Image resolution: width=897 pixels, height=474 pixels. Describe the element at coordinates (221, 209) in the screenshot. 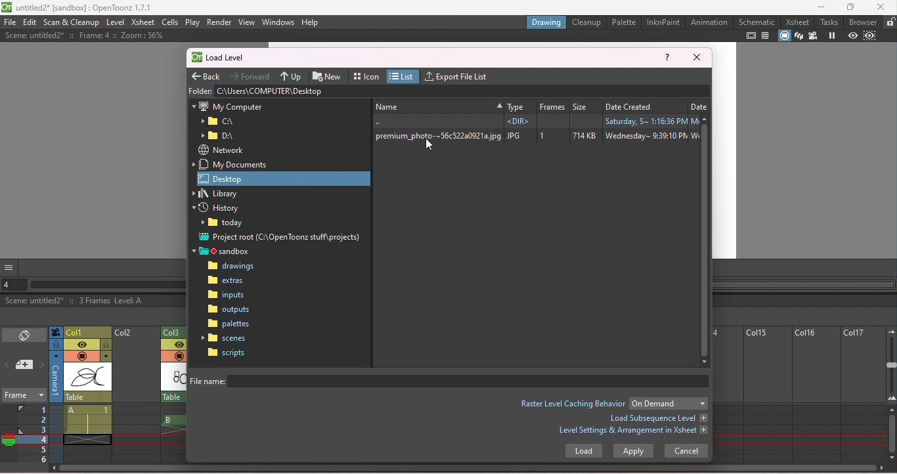

I see `History` at that location.